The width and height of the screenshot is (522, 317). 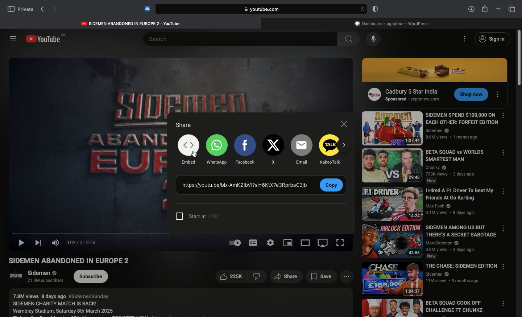 What do you see at coordinates (42, 9) in the screenshot?
I see `Previous page` at bounding box center [42, 9].